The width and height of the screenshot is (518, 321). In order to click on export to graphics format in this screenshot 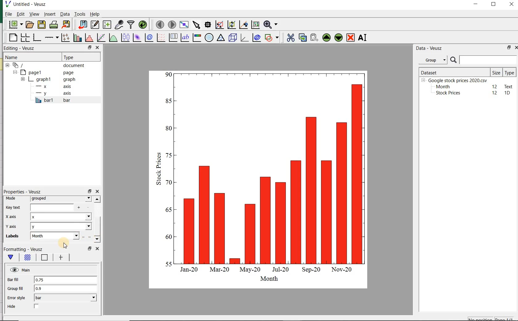, I will do `click(66, 25)`.